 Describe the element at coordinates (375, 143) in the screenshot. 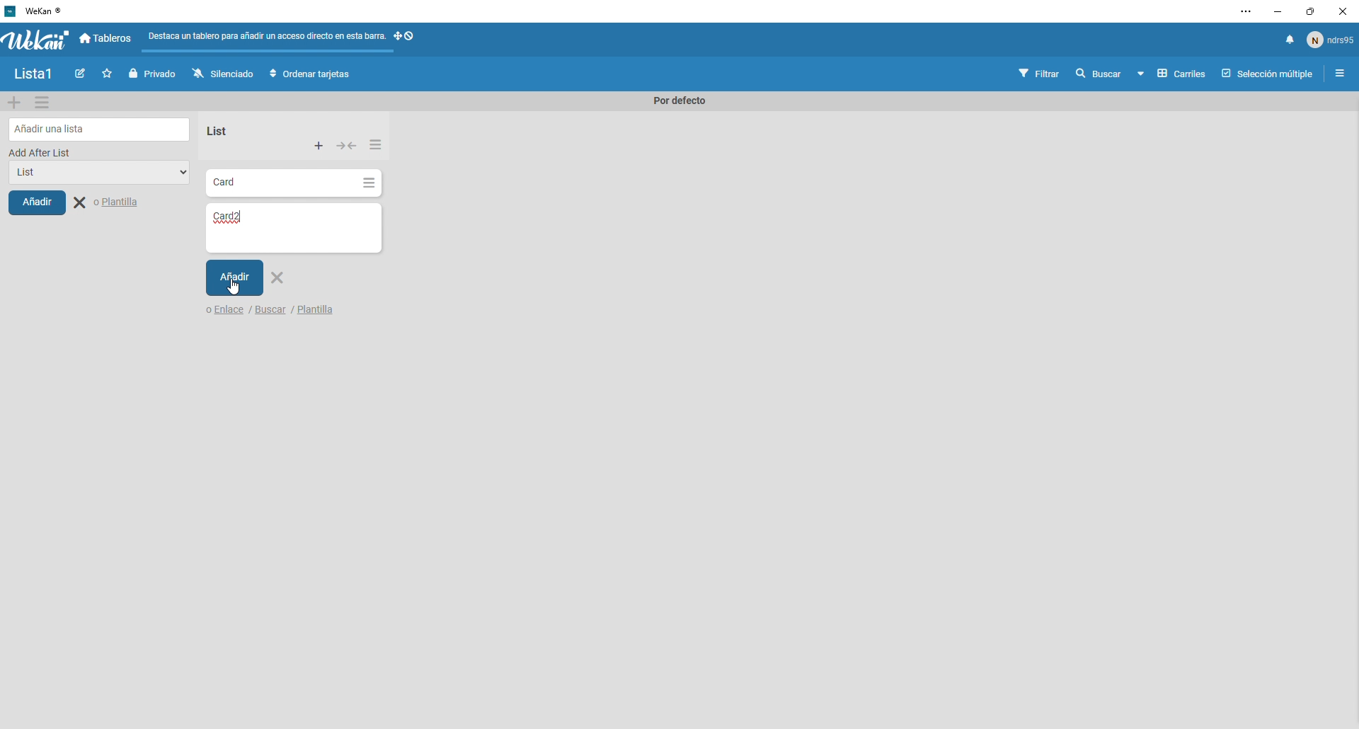

I see `More` at that location.